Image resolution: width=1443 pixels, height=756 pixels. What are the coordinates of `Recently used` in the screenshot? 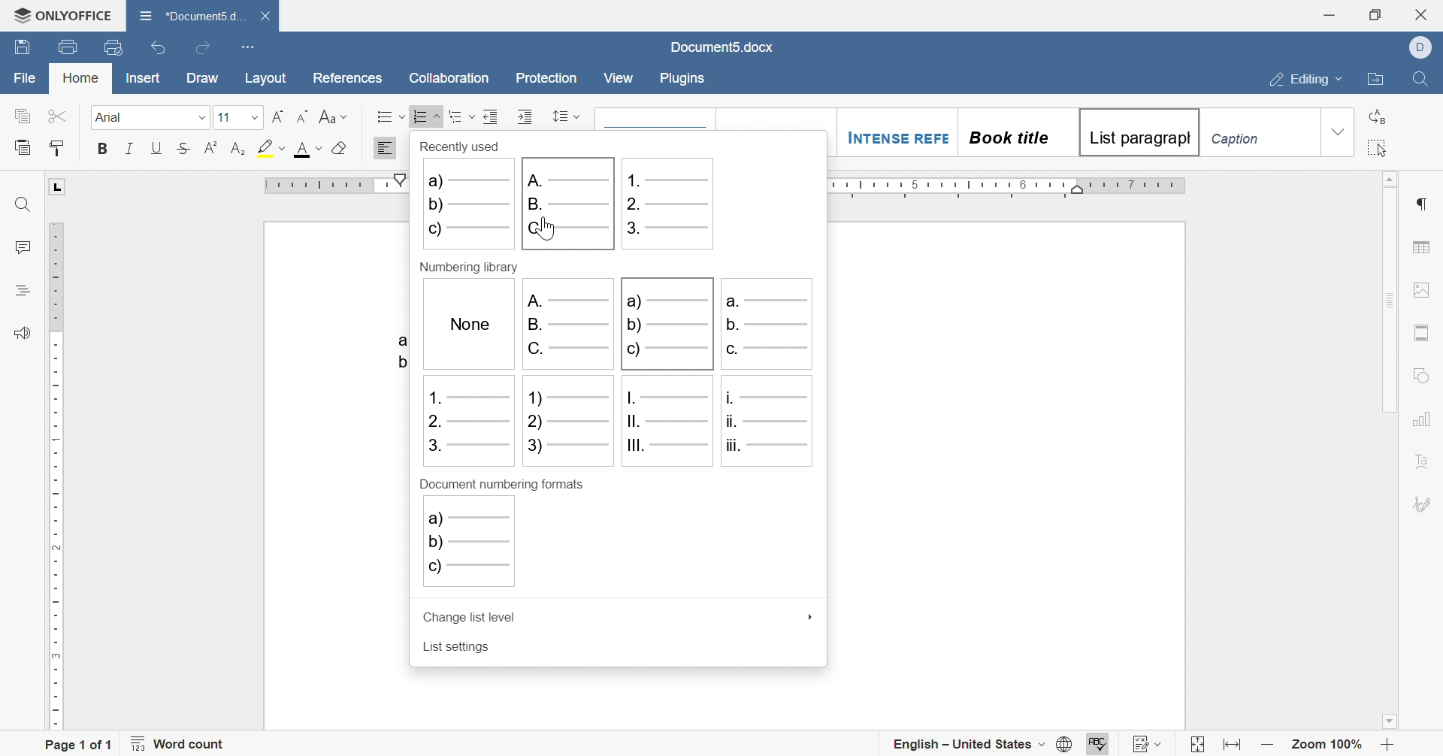 It's located at (464, 147).